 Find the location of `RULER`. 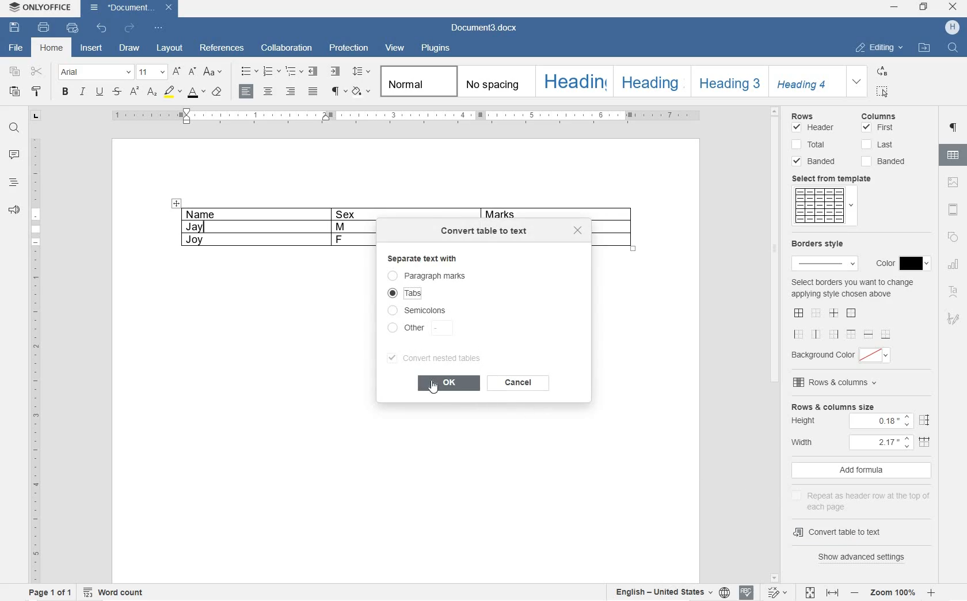

RULER is located at coordinates (34, 358).